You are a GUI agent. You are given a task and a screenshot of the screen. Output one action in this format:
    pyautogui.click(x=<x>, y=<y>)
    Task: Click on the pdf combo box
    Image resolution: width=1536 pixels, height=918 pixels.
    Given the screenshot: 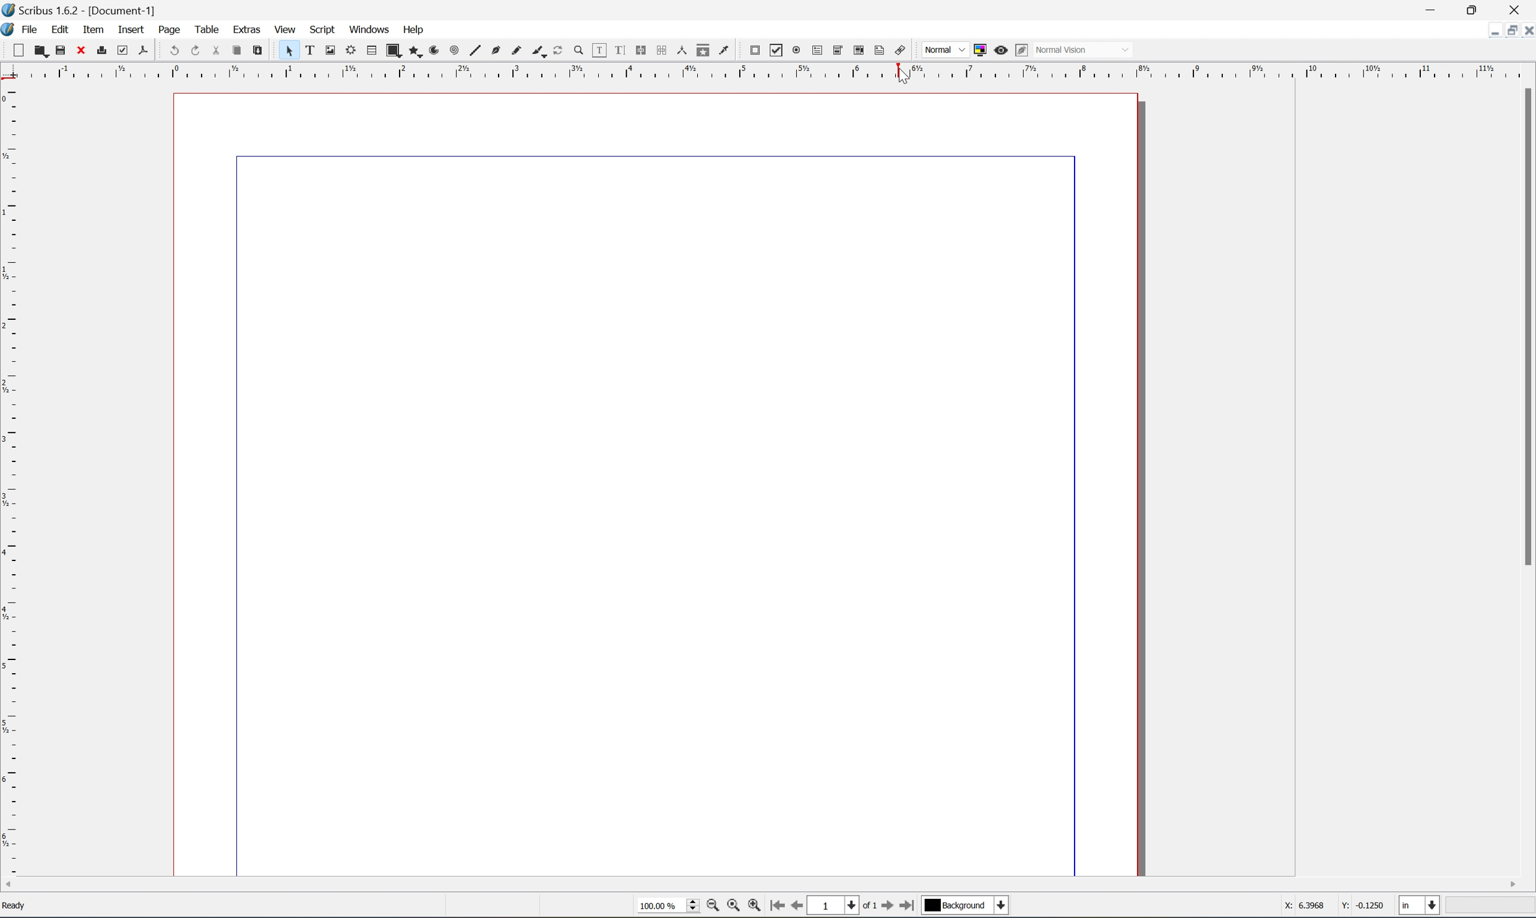 What is the action you would take?
    pyautogui.click(x=838, y=52)
    